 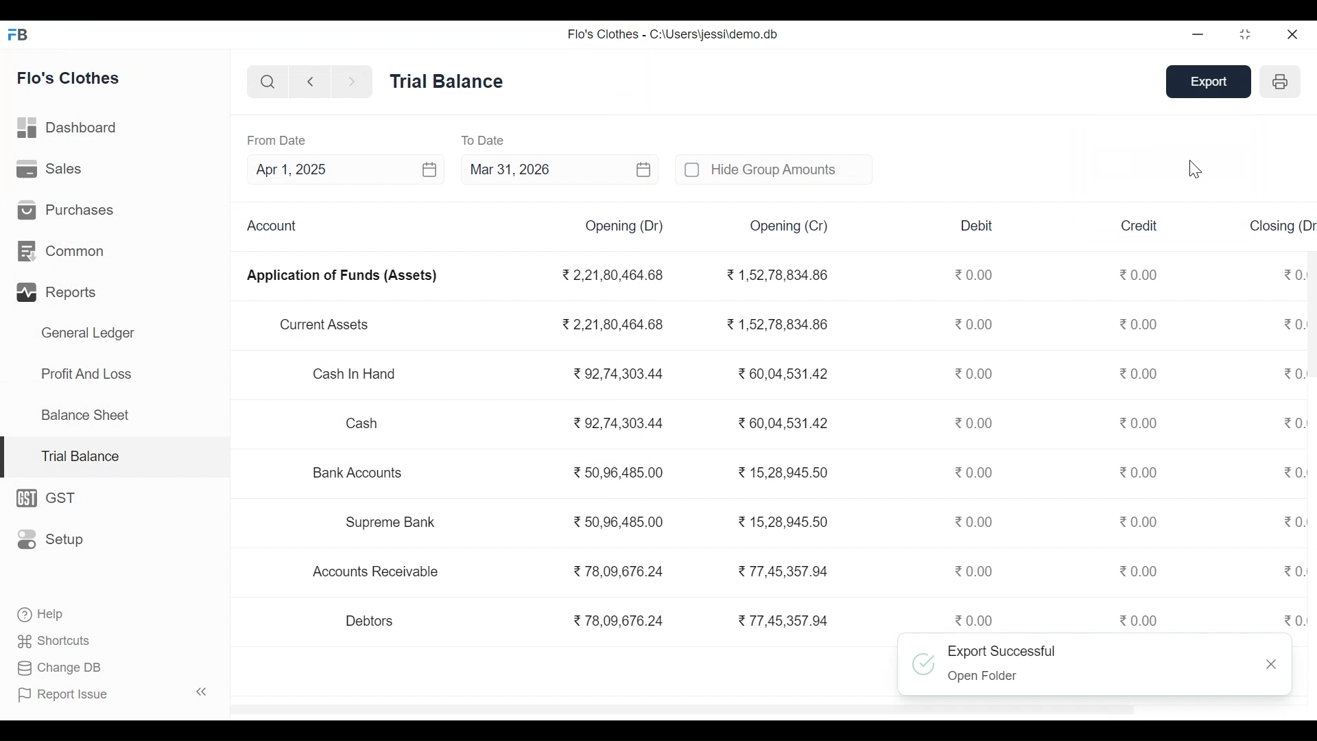 I want to click on 2,21,80,464.68, so click(x=611, y=275).